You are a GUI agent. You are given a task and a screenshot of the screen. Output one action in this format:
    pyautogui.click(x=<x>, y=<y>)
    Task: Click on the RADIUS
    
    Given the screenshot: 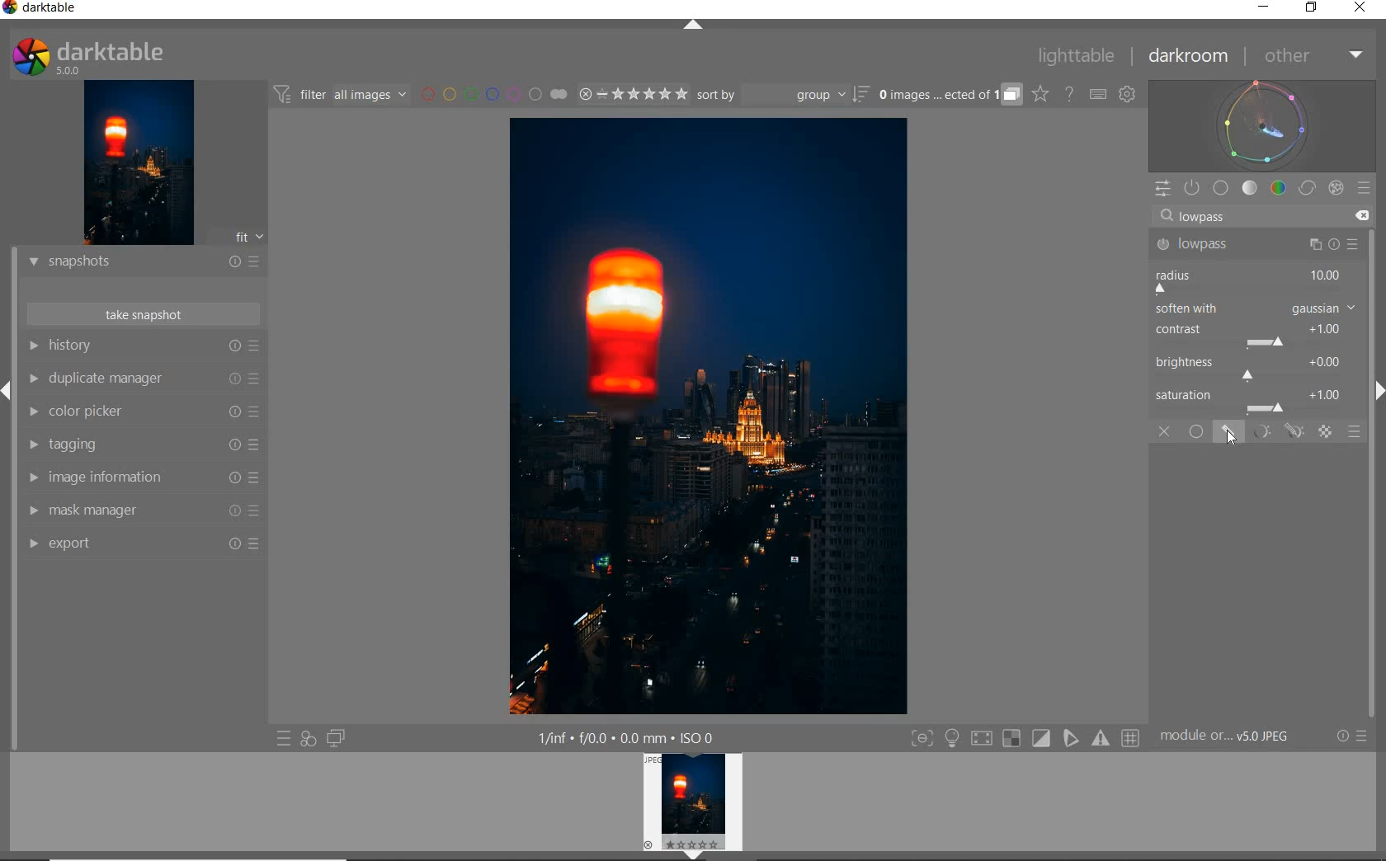 What is the action you would take?
    pyautogui.click(x=1253, y=280)
    